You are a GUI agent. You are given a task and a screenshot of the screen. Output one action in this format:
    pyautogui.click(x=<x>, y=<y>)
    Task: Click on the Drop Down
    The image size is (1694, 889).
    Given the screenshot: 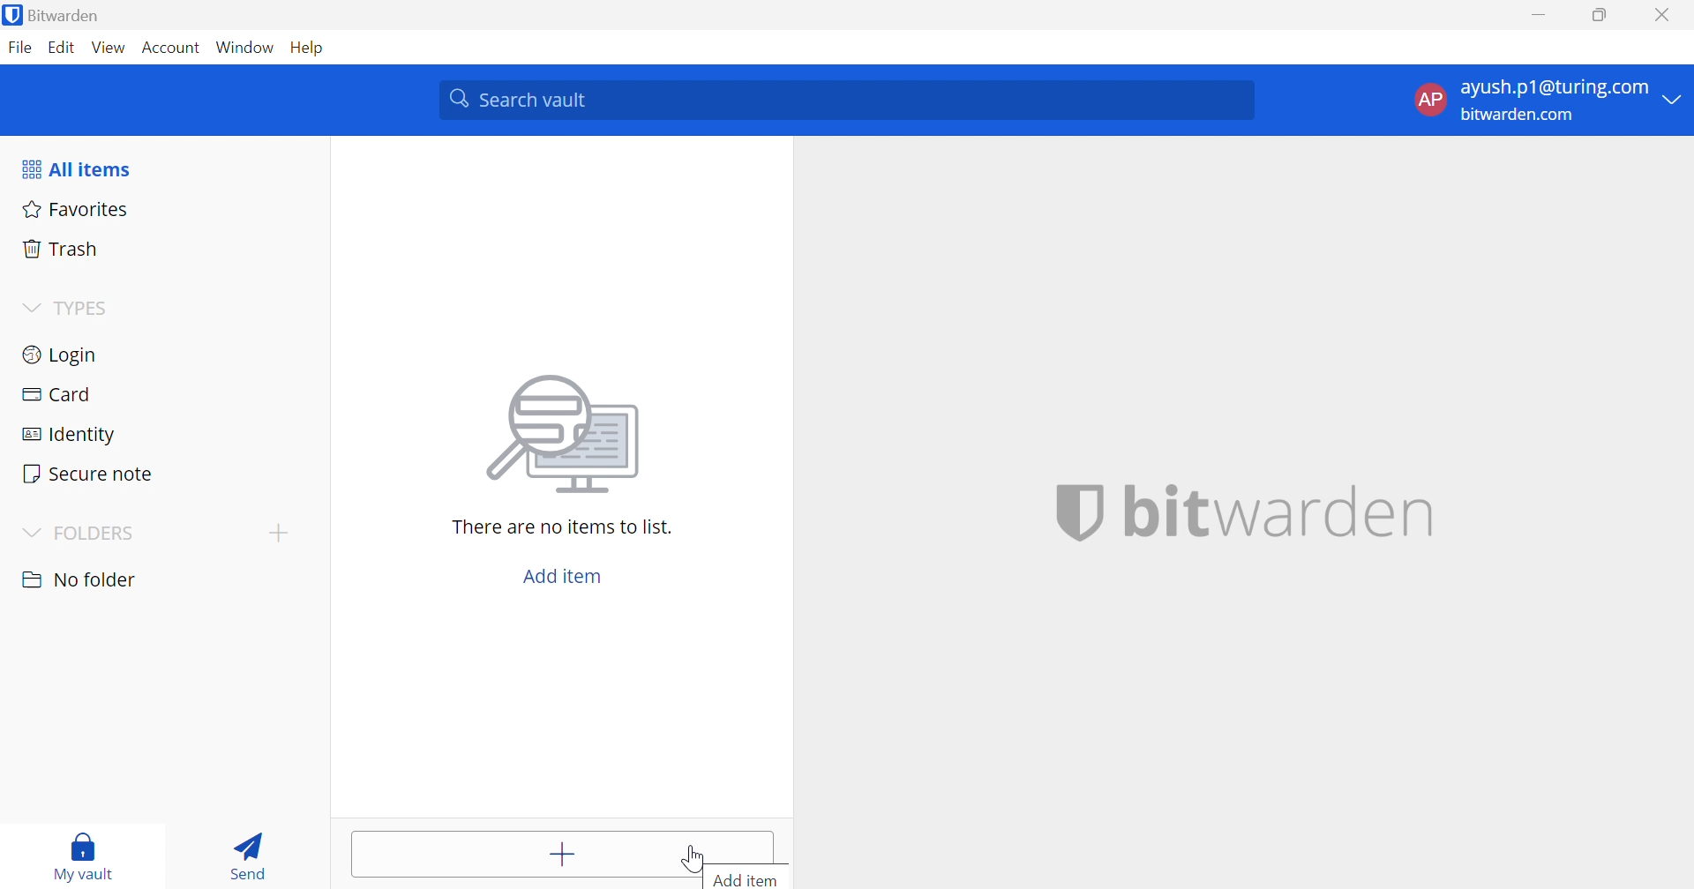 What is the action you would take?
    pyautogui.click(x=28, y=534)
    